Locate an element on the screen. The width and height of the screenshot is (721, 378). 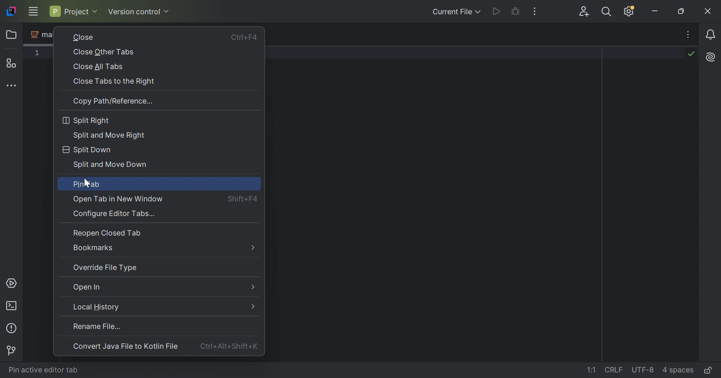
Folder icon is located at coordinates (12, 34).